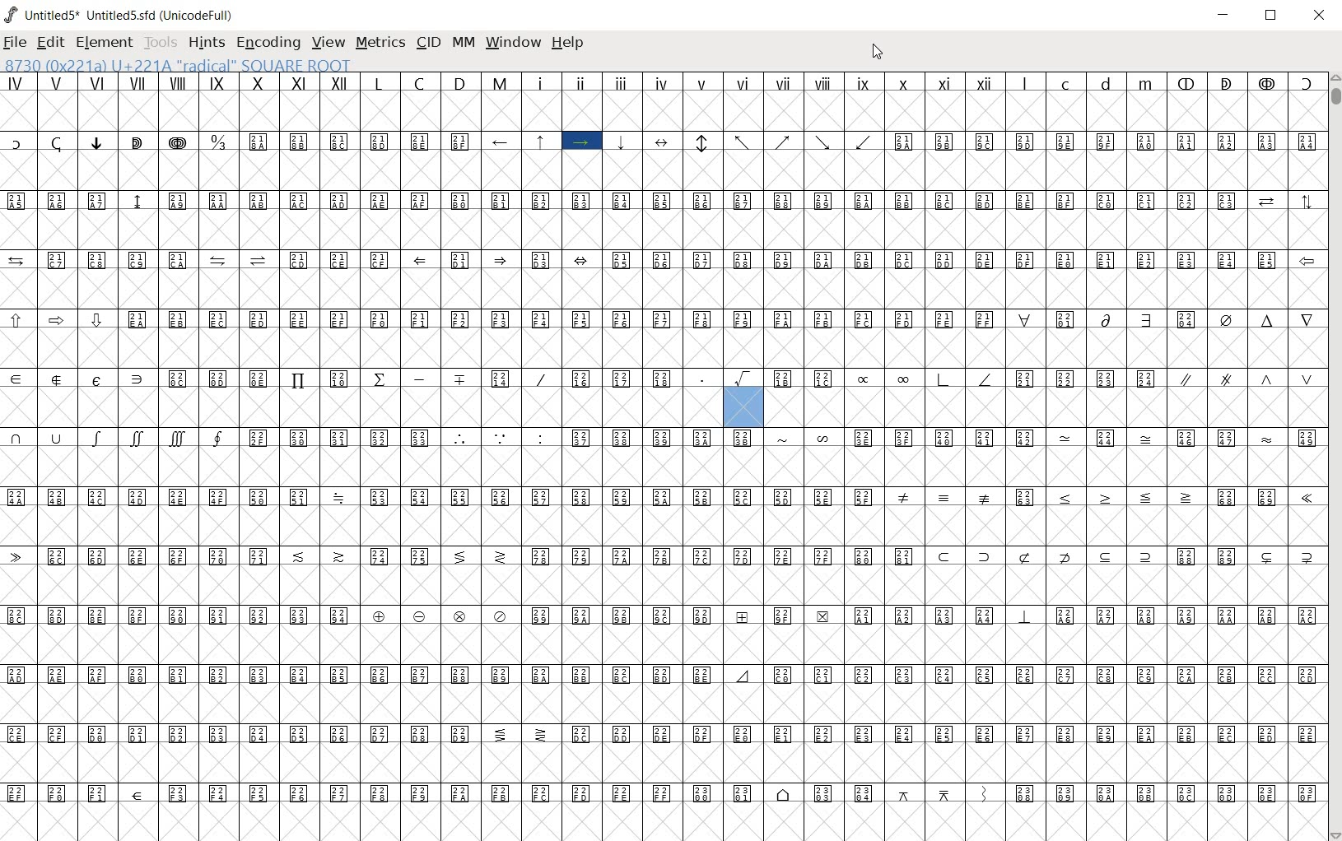  I want to click on METRICS, so click(378, 44).